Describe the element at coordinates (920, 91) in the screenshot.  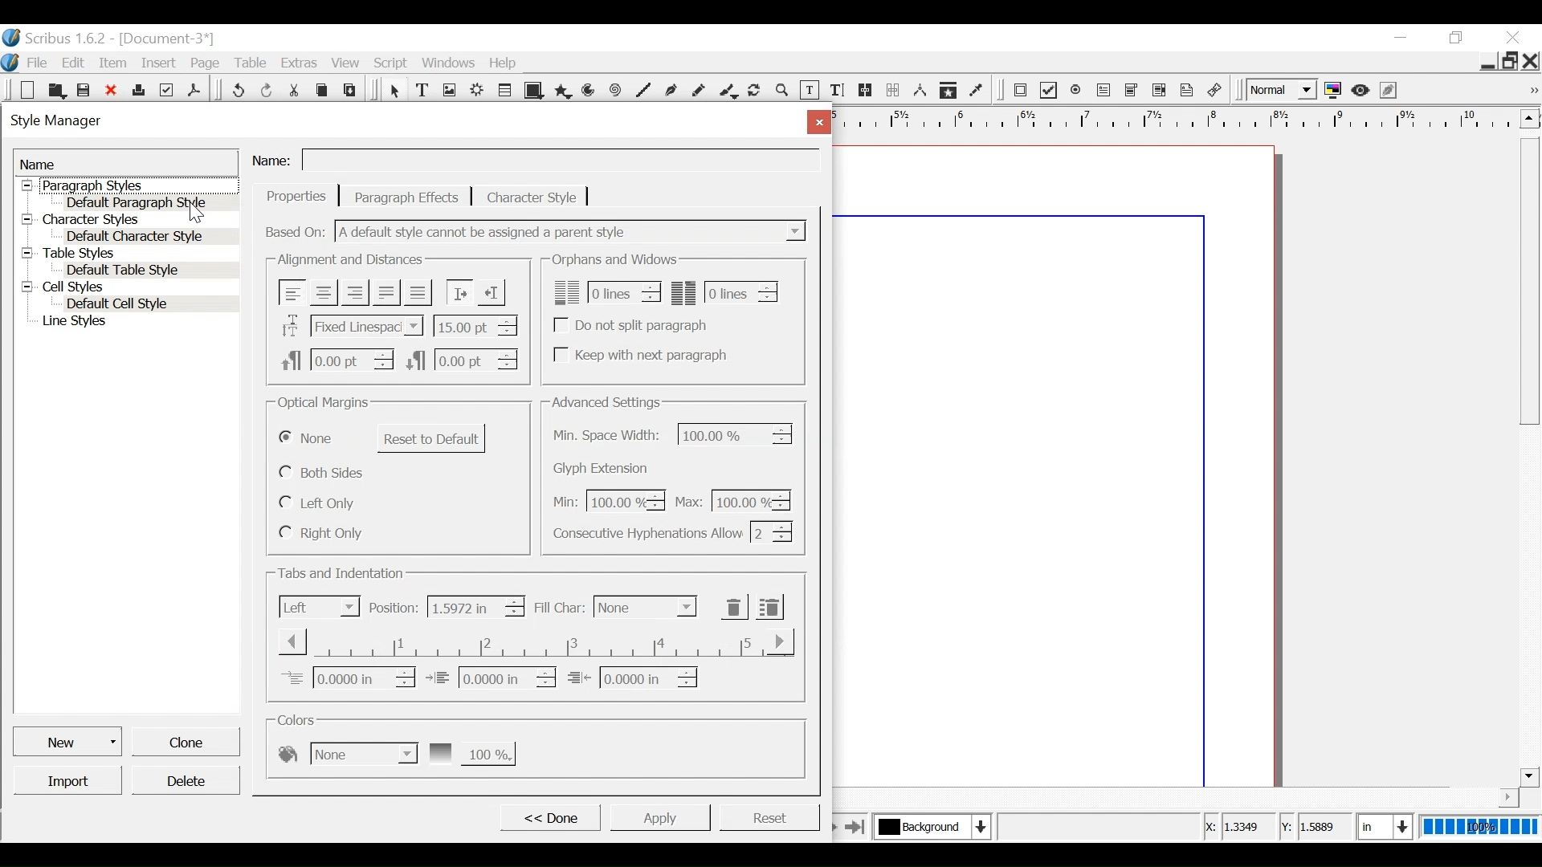
I see `Measurements` at that location.